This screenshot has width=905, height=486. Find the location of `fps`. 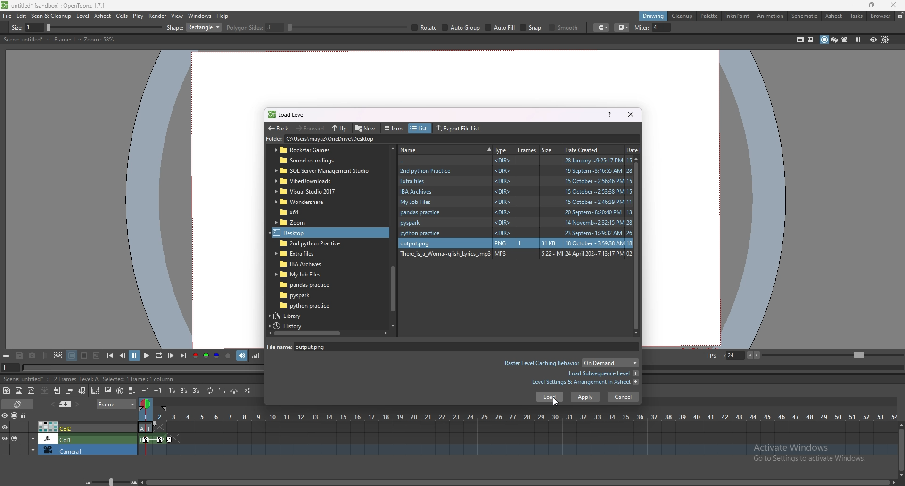

fps is located at coordinates (803, 355).